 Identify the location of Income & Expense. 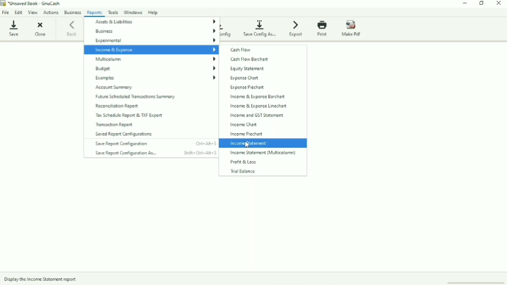
(151, 50).